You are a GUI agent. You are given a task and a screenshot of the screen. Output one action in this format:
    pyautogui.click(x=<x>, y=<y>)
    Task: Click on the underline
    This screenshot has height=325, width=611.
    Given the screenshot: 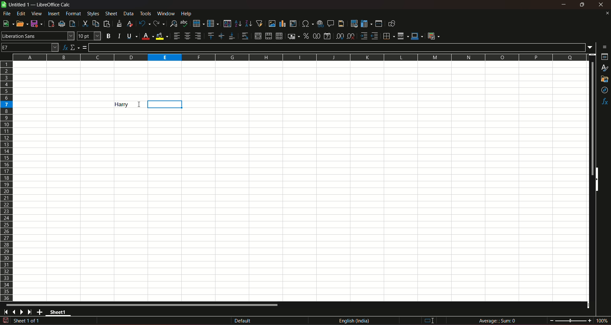 What is the action you would take?
    pyautogui.click(x=132, y=36)
    